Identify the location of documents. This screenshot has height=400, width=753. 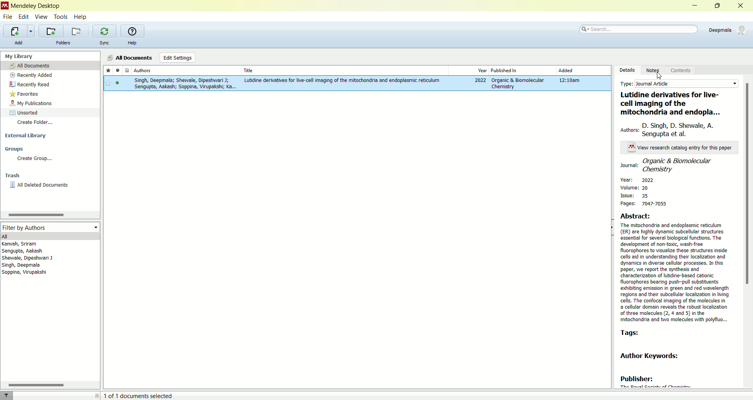
(127, 71).